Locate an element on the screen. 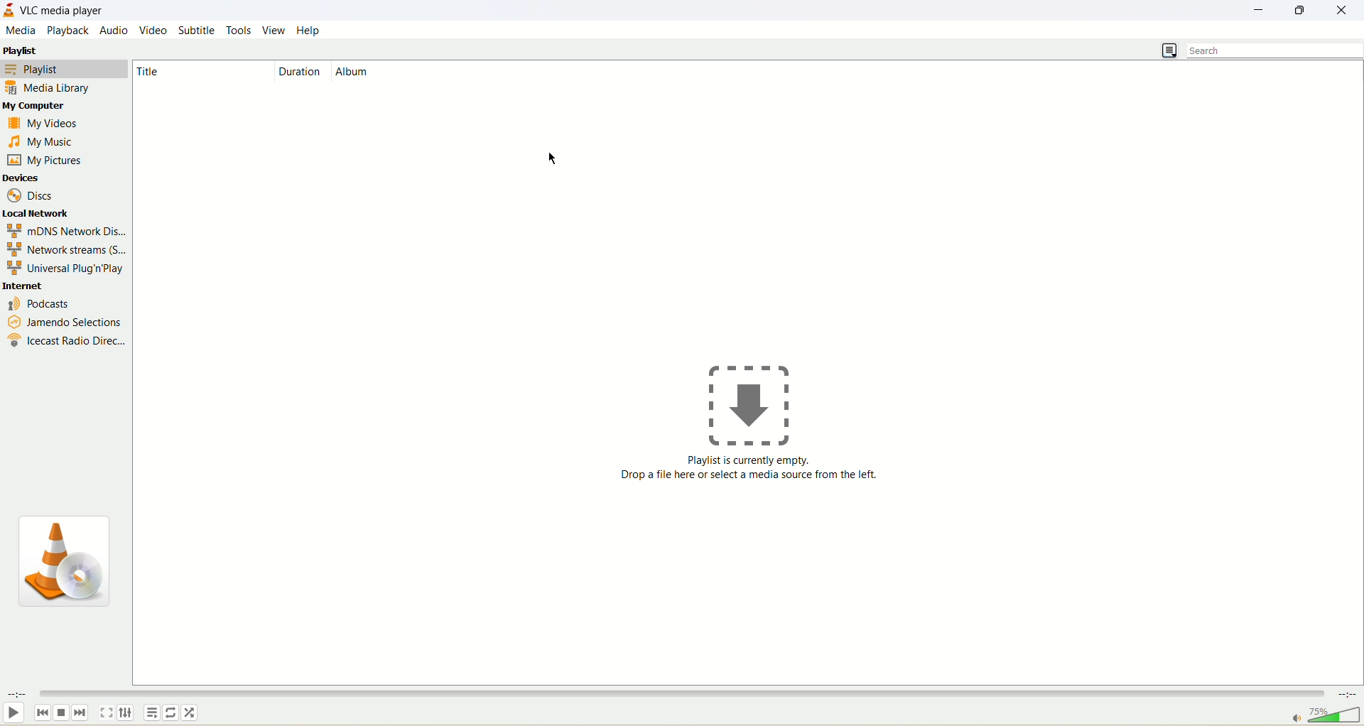 This screenshot has width=1364, height=726. Playlist is currently empty. Drop a file tree or select a media source from the left is located at coordinates (754, 475).